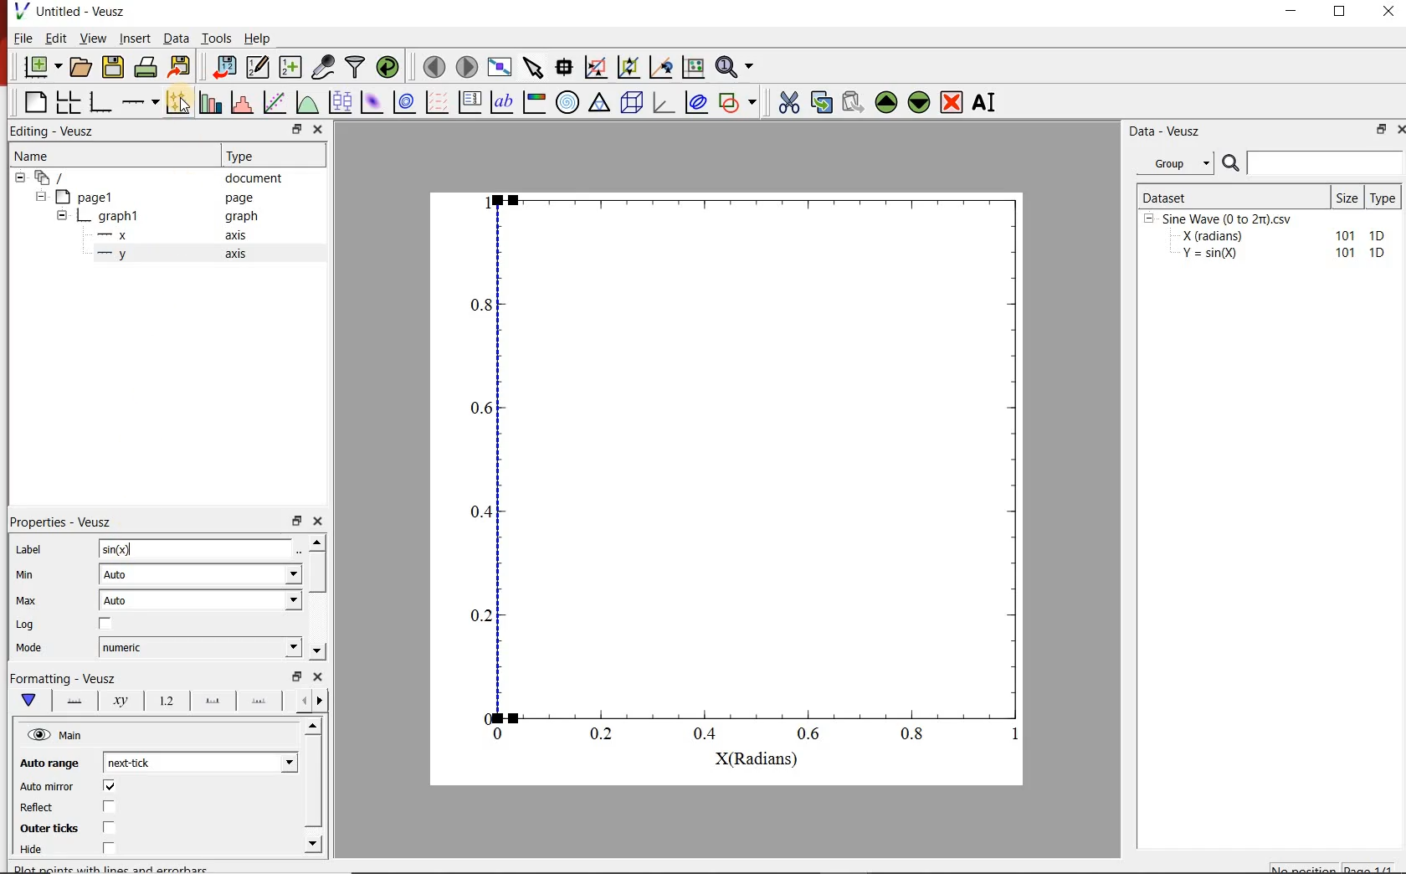 The image size is (1406, 874). Describe the element at coordinates (596, 65) in the screenshot. I see `click or draw rectangle` at that location.